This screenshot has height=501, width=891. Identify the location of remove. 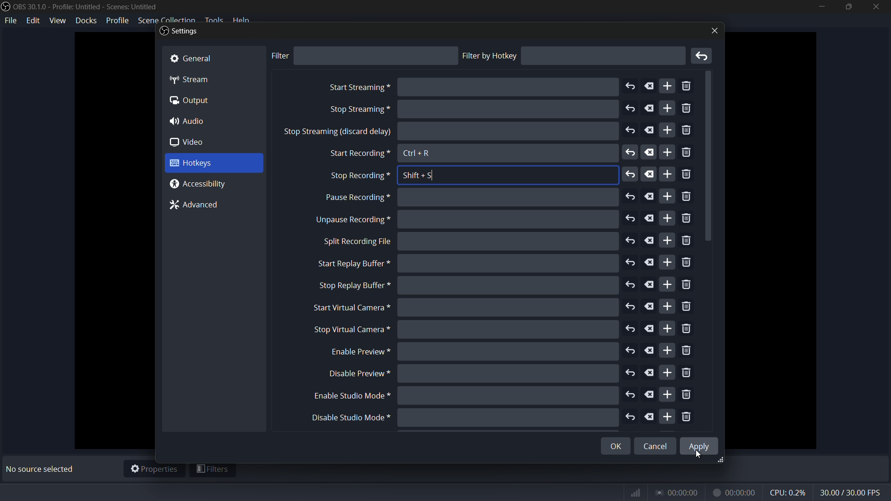
(687, 131).